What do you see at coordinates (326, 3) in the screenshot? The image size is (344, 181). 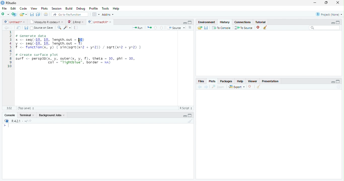 I see `restore` at bounding box center [326, 3].